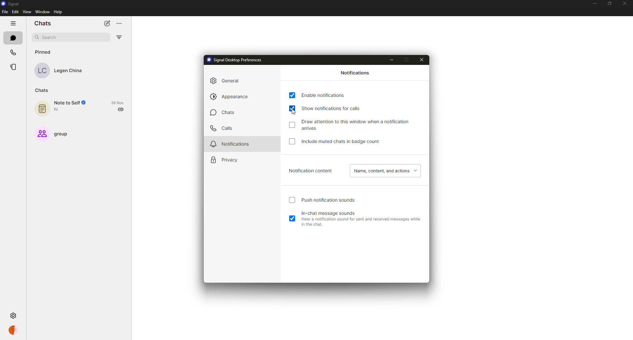  What do you see at coordinates (325, 95) in the screenshot?
I see `enable notifications` at bounding box center [325, 95].